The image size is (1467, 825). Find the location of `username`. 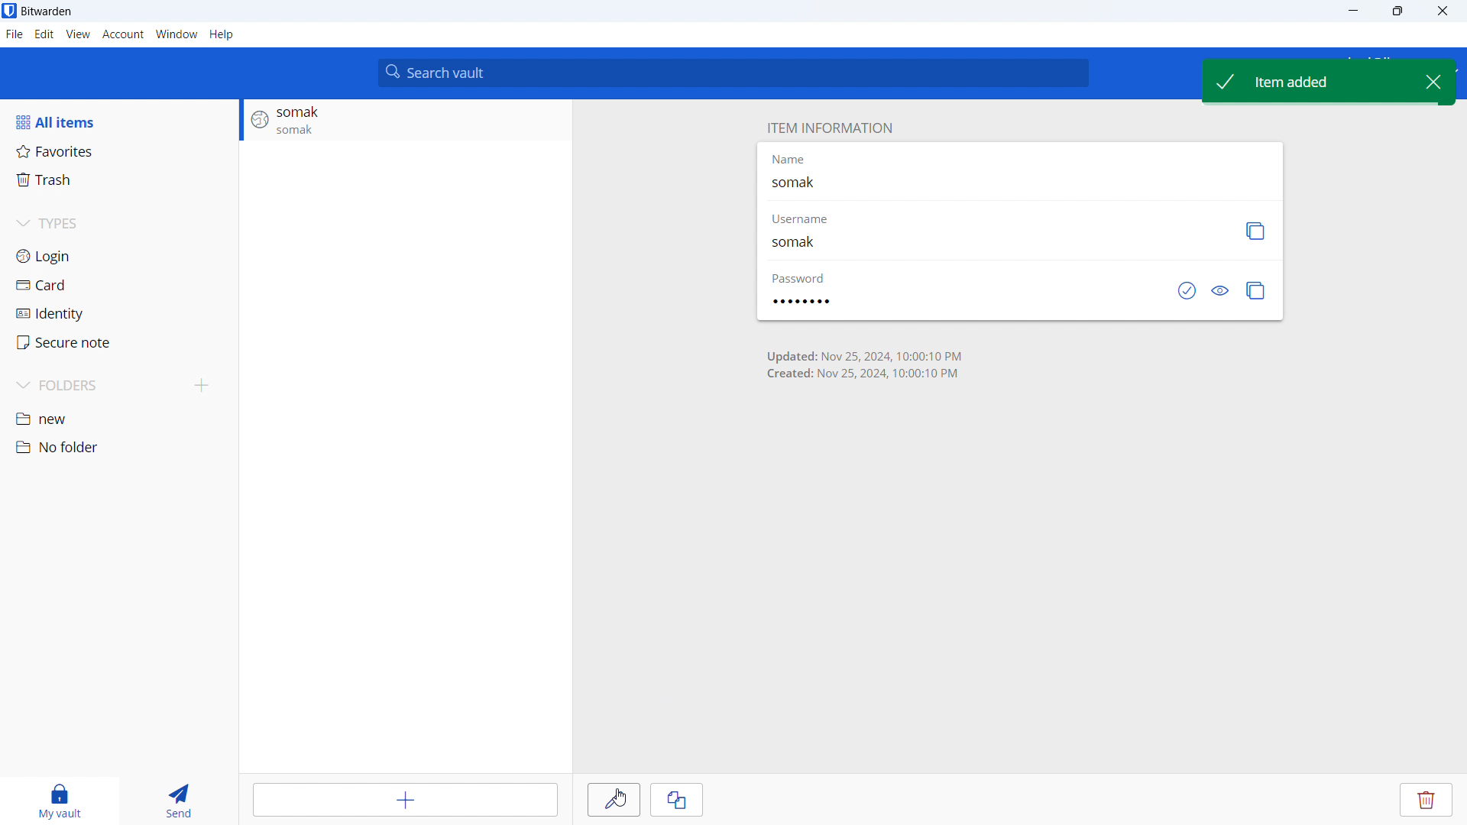

username is located at coordinates (993, 244).